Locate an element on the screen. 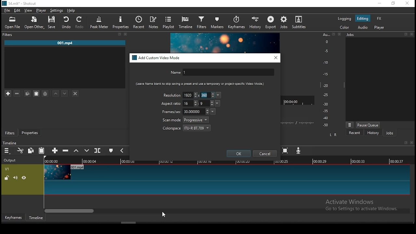 Image resolution: width=416 pixels, height=234 pixels. -50 is located at coordinates (326, 125).